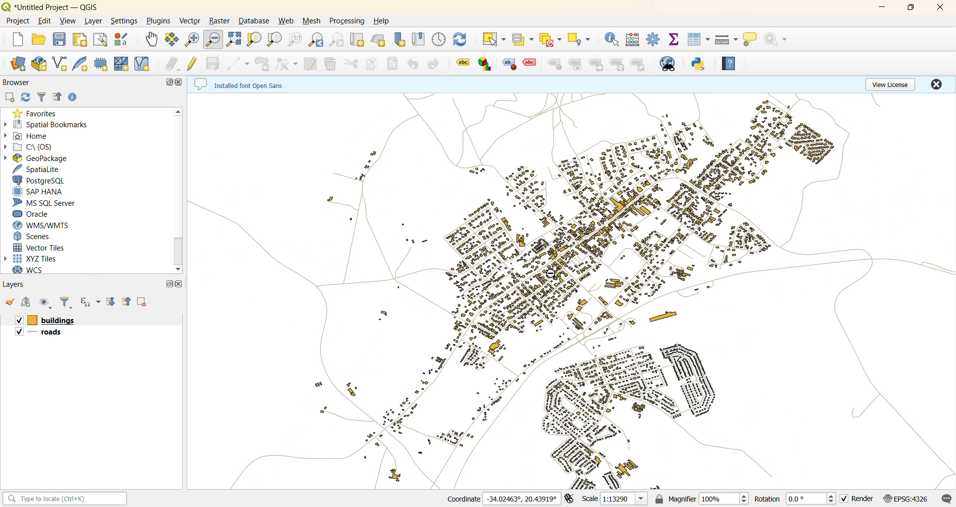 The image size is (956, 507). What do you see at coordinates (27, 302) in the screenshot?
I see `add group` at bounding box center [27, 302].